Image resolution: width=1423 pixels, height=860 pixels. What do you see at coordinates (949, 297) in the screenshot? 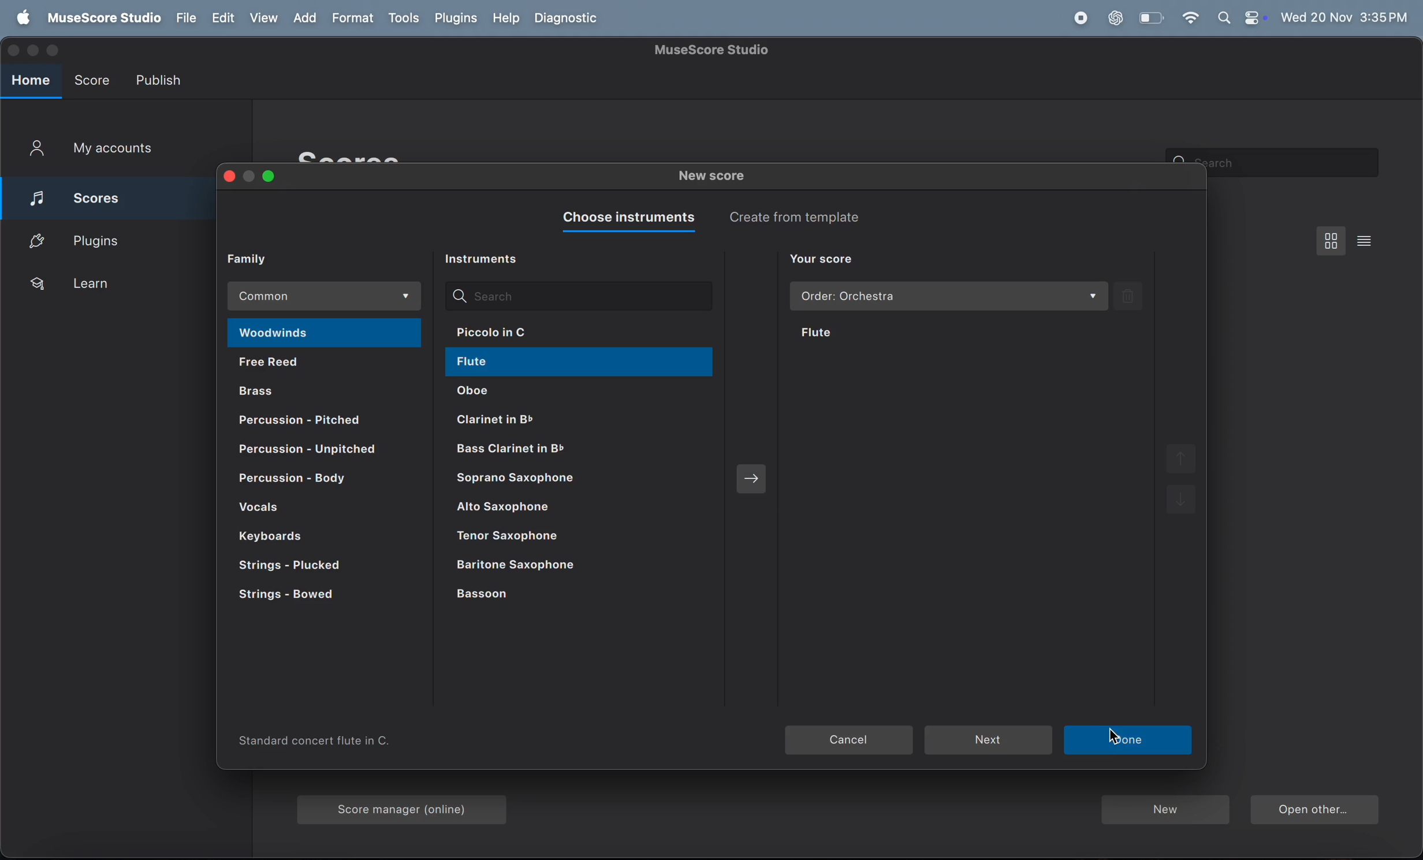
I see `order orchestra` at bounding box center [949, 297].